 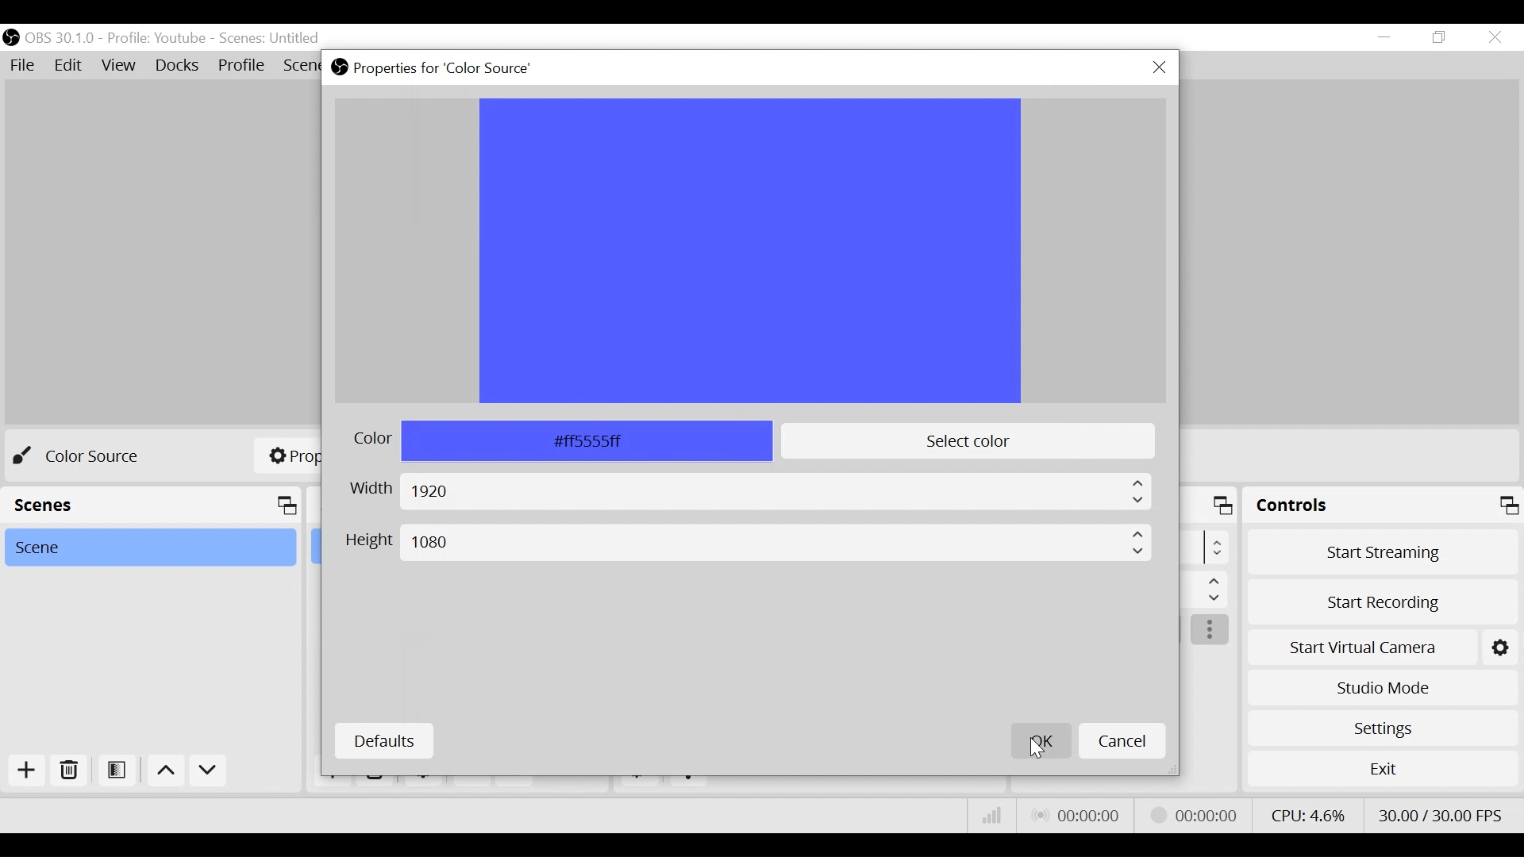 What do you see at coordinates (156, 37) in the screenshot?
I see `Profile` at bounding box center [156, 37].